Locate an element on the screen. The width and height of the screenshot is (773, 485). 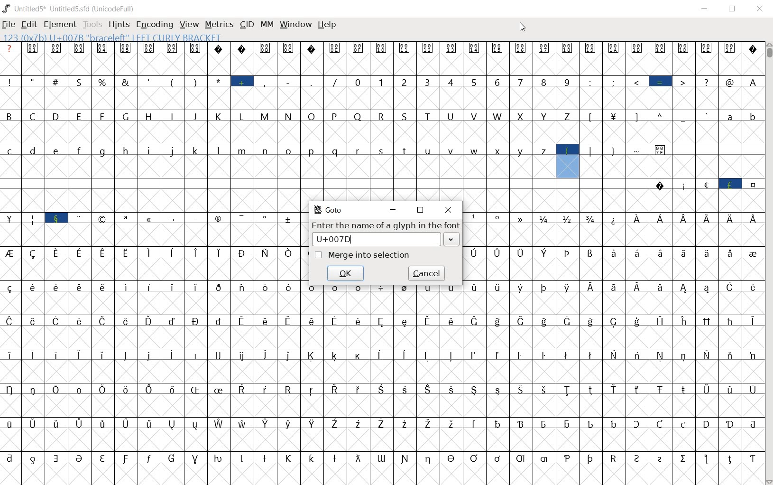
123 (0X7b) U+007B "braceleft" LEFT CURLY BRACKET is located at coordinates (114, 37).